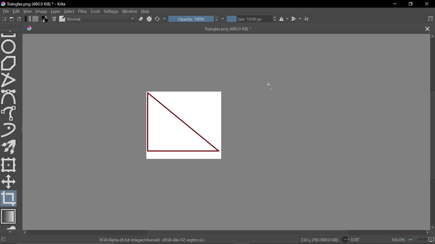 This screenshot has width=435, height=244. What do you see at coordinates (10, 217) in the screenshot?
I see `Draw gradient tool` at bounding box center [10, 217].